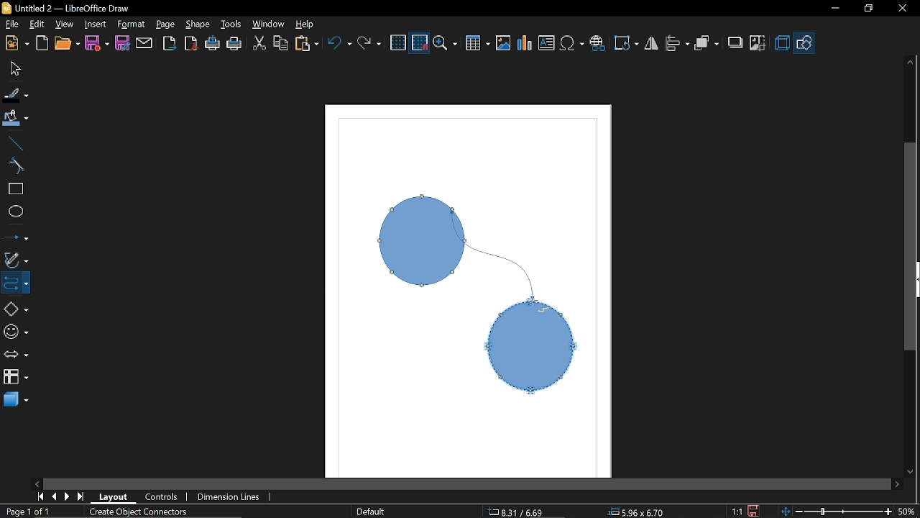 The width and height of the screenshot is (920, 518). I want to click on Basic shapes, so click(15, 307).